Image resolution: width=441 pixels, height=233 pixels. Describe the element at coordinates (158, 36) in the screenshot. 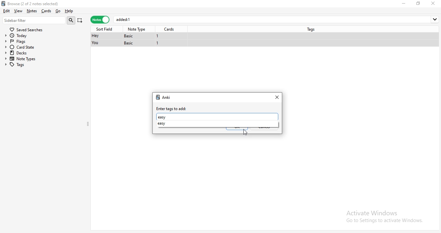

I see `1` at that location.